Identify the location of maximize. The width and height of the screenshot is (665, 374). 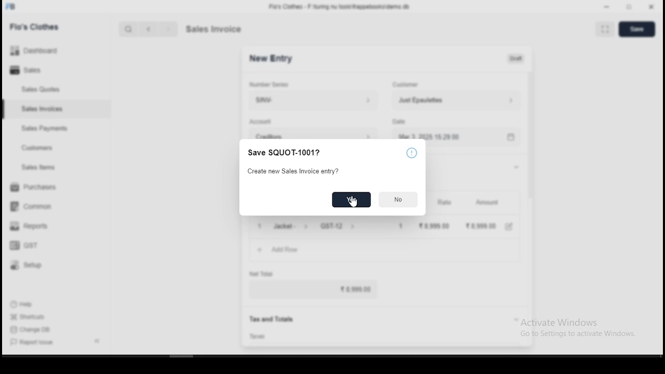
(630, 7).